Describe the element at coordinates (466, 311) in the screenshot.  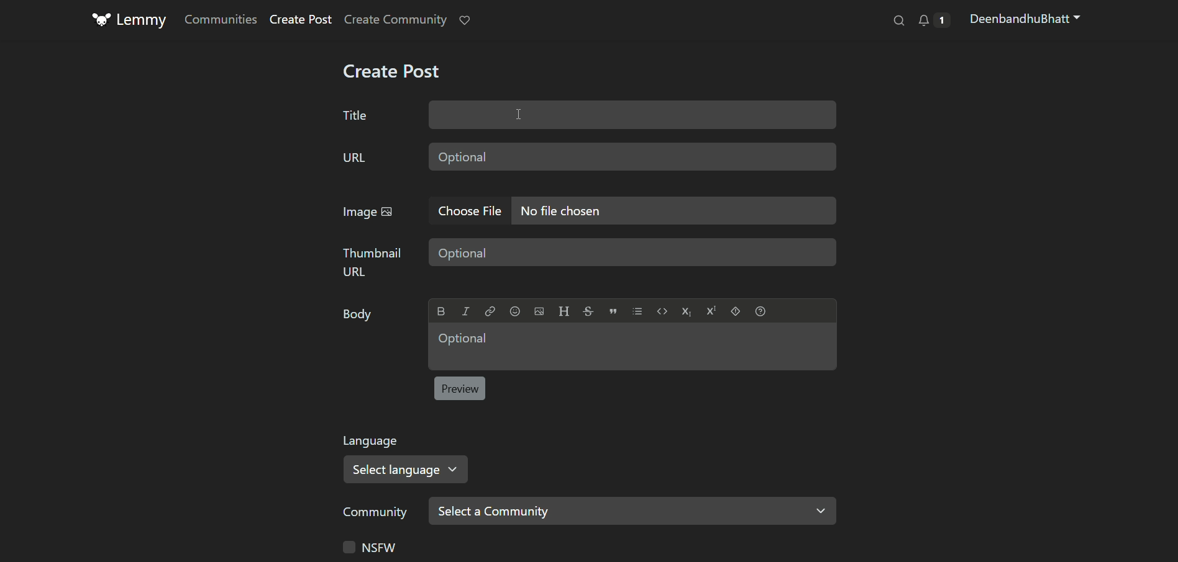
I see `Italic` at that location.